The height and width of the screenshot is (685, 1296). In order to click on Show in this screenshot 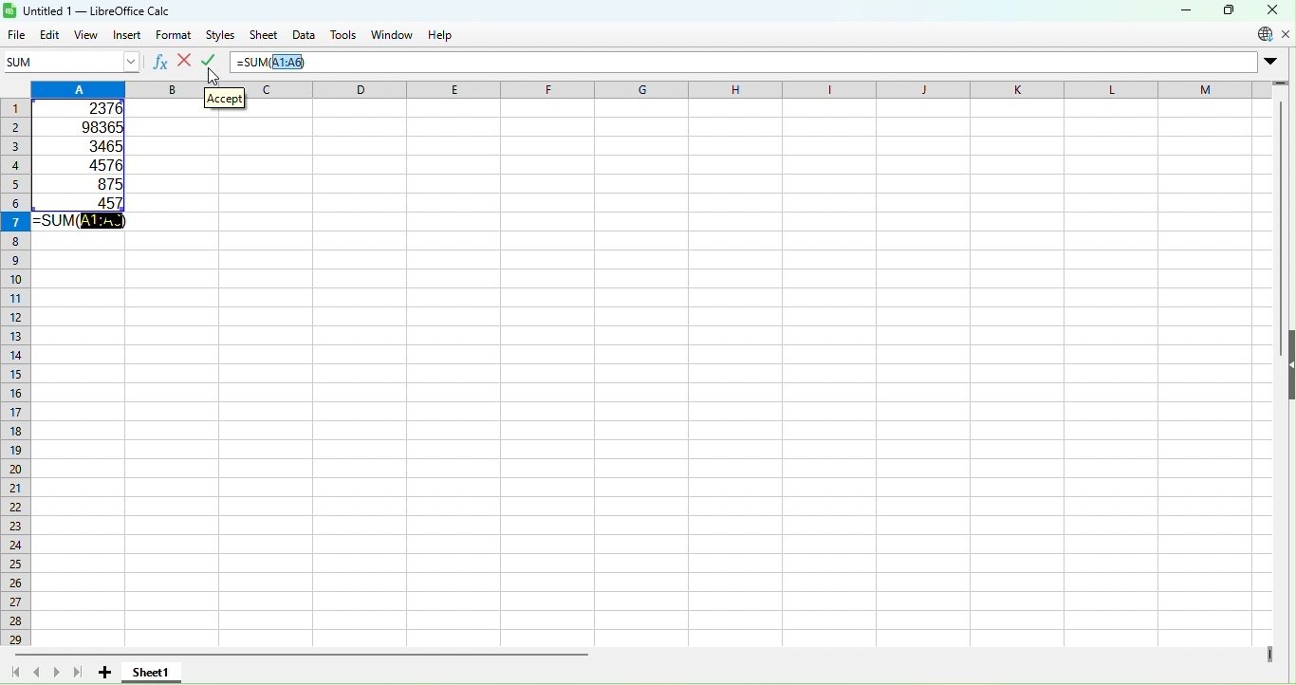, I will do `click(1289, 364)`.